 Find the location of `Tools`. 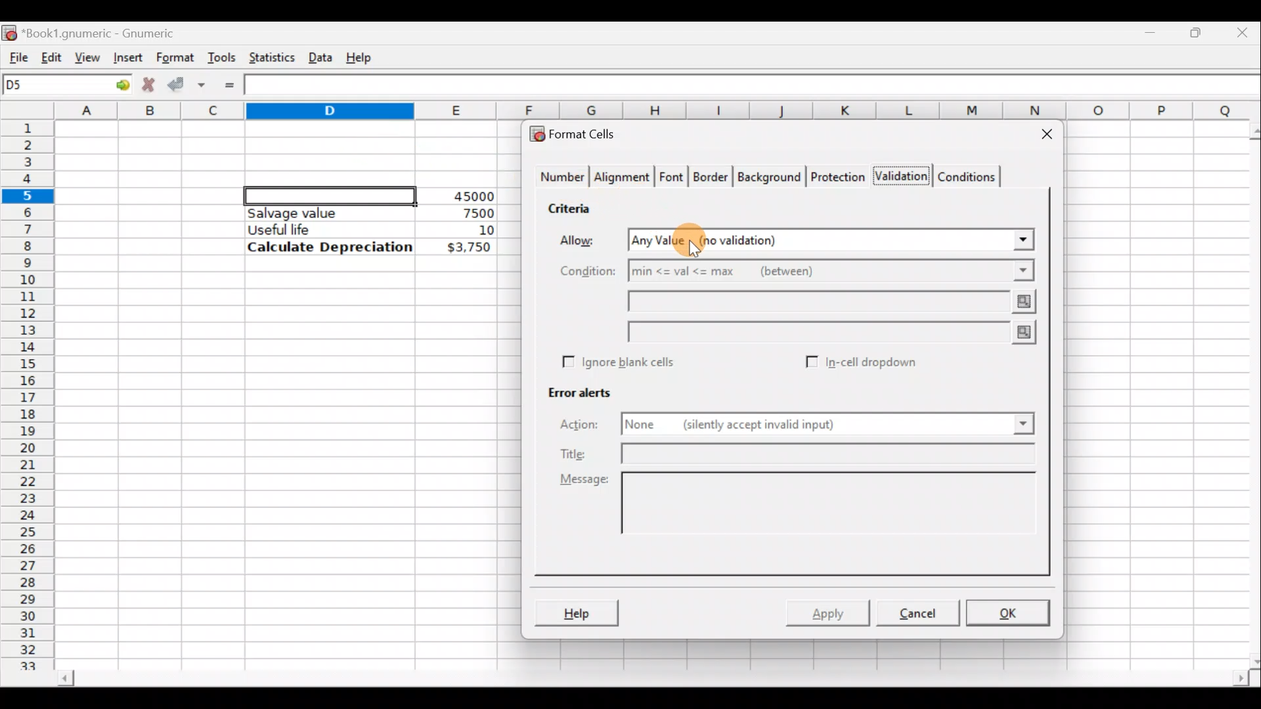

Tools is located at coordinates (221, 56).